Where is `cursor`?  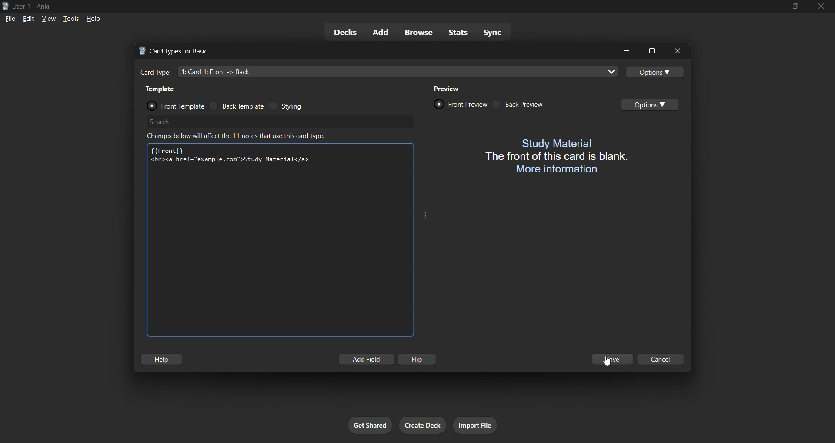
cursor is located at coordinates (608, 361).